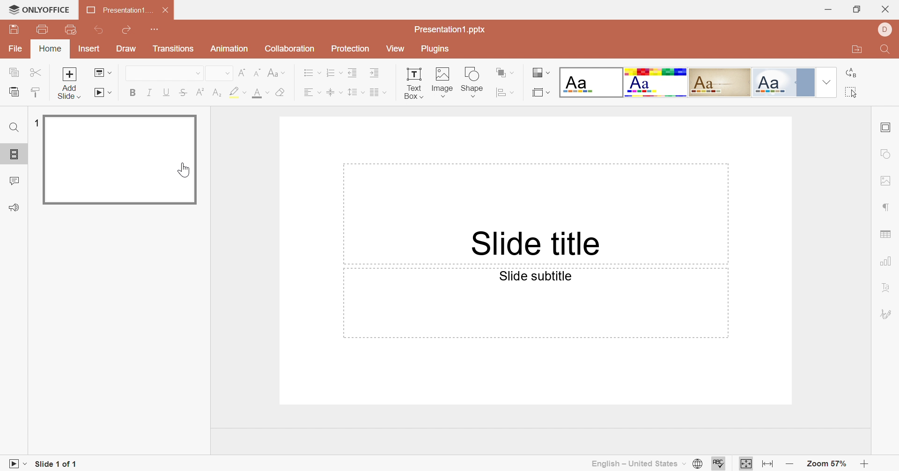  I want to click on Highlight color, so click(232, 92).